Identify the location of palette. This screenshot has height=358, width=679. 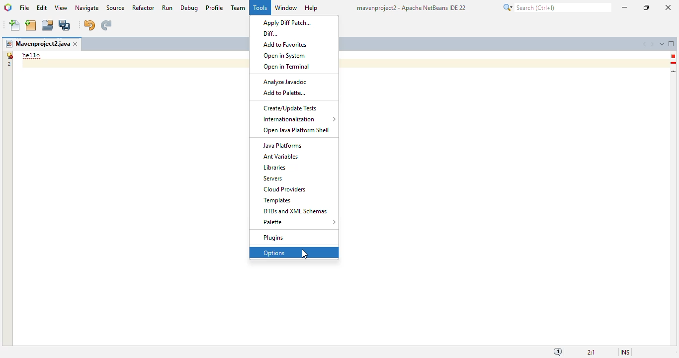
(298, 222).